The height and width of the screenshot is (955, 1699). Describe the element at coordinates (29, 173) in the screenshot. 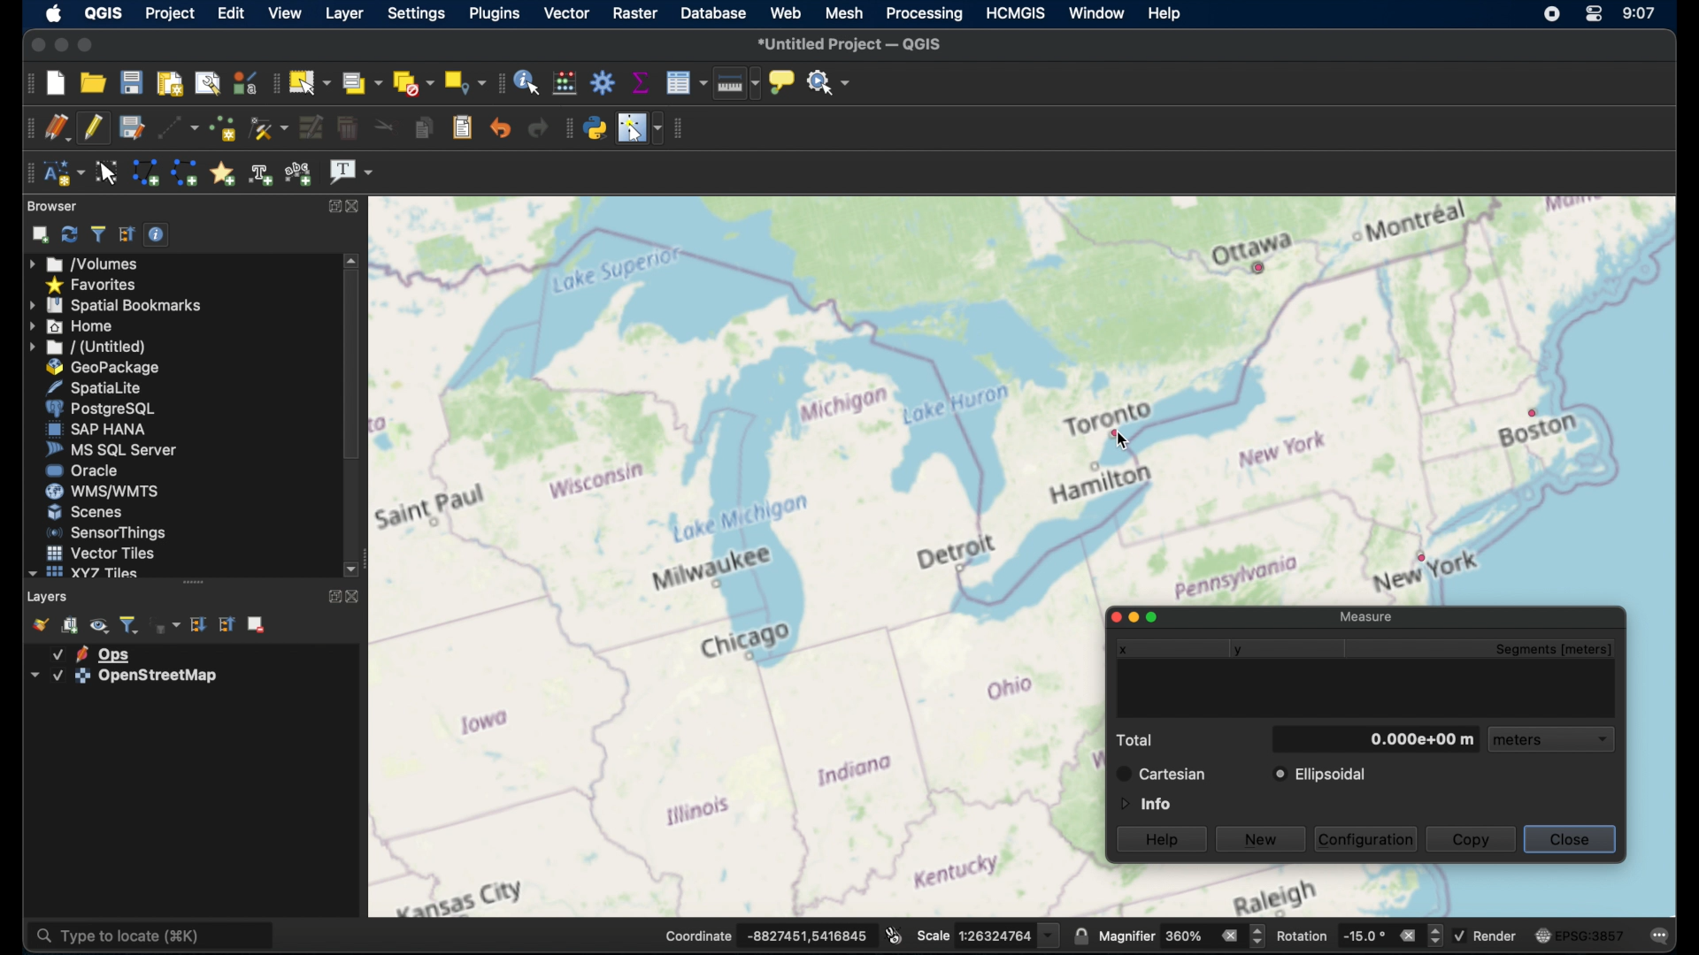

I see `annotation toolbar` at that location.